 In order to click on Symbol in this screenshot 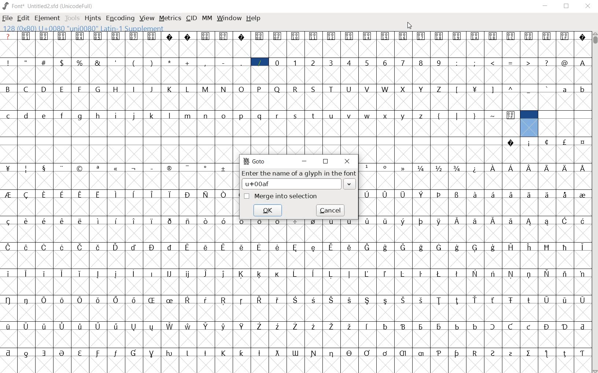, I will do `click(225, 326)`.